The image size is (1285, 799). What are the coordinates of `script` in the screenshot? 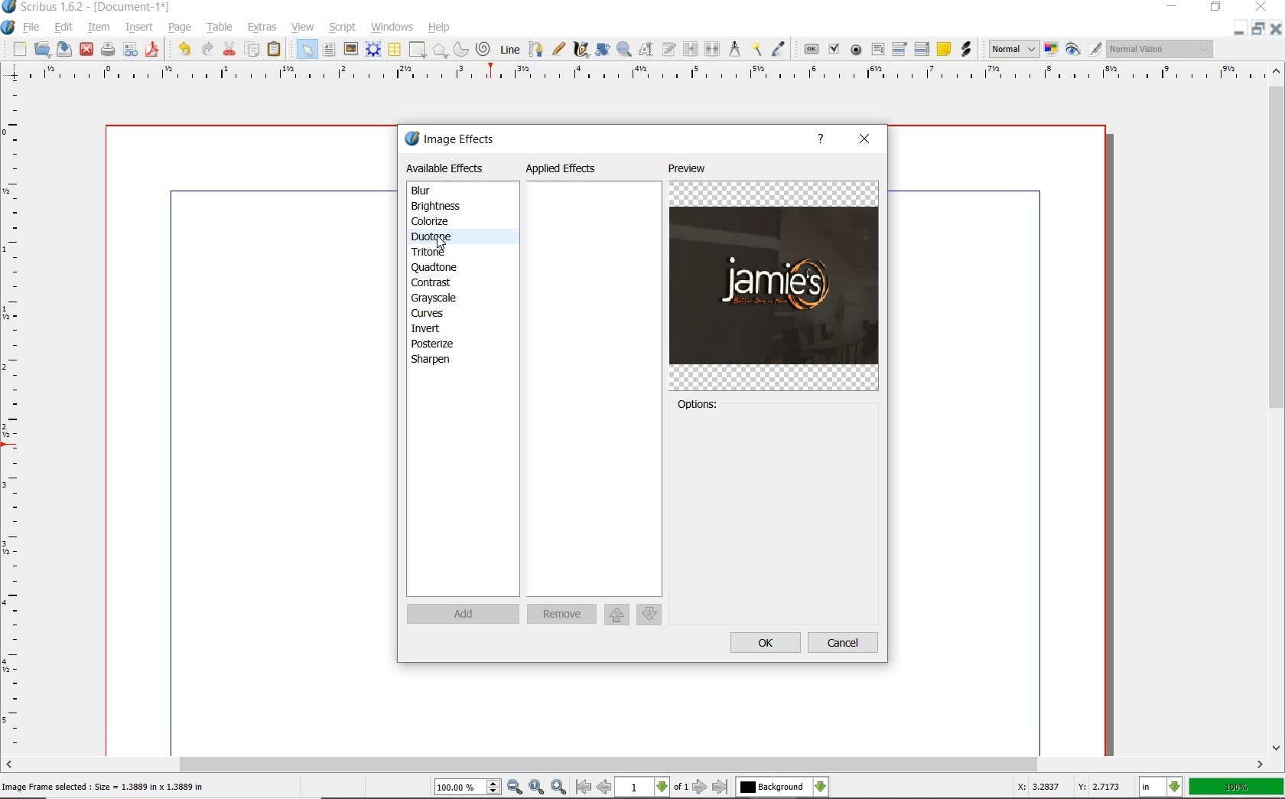 It's located at (342, 27).